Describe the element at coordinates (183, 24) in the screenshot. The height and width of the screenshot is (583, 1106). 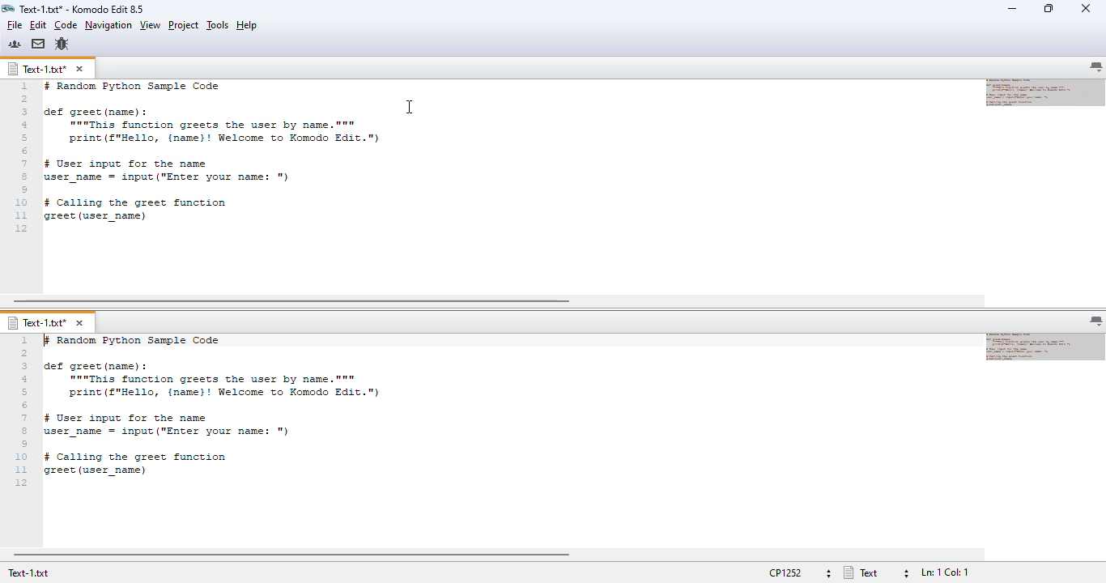
I see `project` at that location.